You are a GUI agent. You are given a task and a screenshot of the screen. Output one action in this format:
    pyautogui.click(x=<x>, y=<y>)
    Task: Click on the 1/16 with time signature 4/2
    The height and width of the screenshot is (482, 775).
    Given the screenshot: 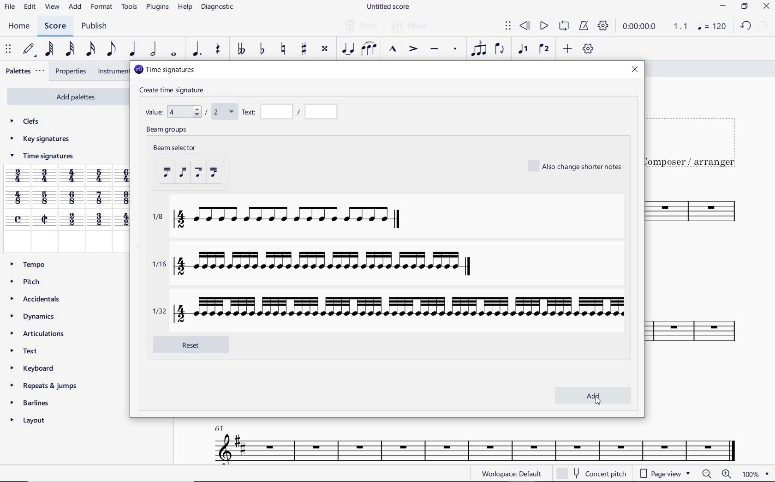 What is the action you would take?
    pyautogui.click(x=322, y=265)
    